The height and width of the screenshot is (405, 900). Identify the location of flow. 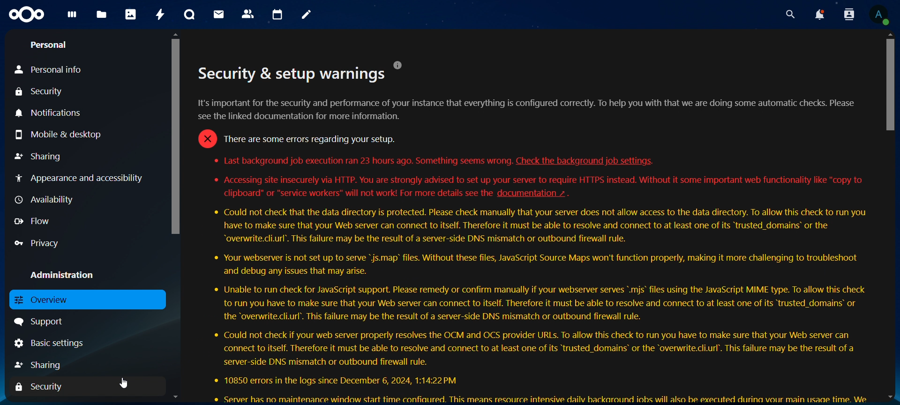
(32, 222).